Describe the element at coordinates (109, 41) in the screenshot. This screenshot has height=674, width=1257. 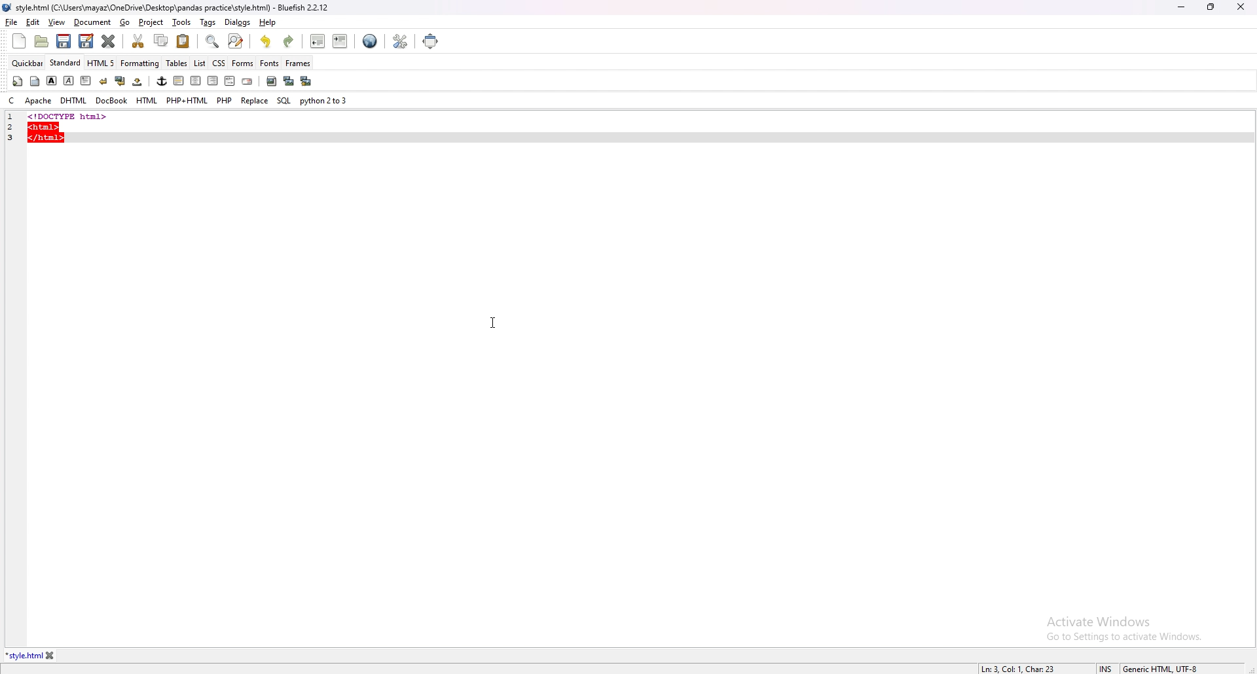
I see `close current tab` at that location.